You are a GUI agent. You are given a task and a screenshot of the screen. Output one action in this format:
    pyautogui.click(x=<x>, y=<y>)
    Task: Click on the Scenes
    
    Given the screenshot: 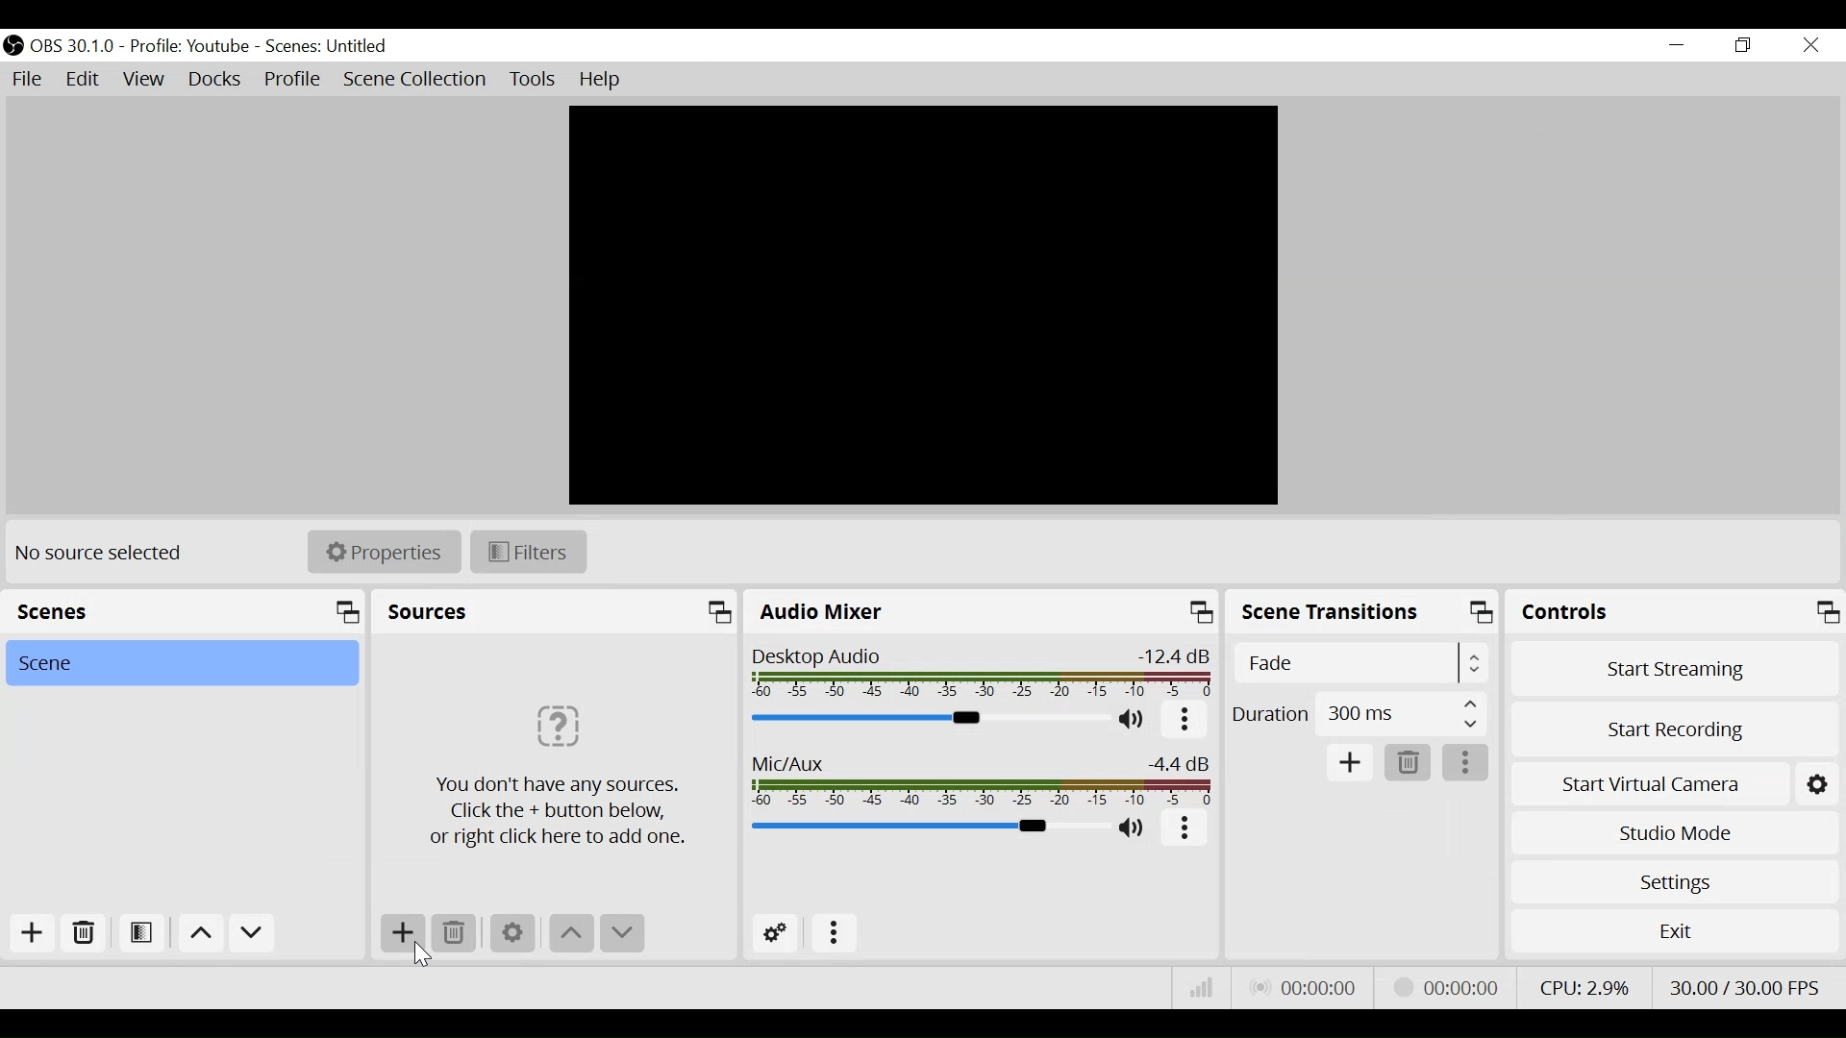 What is the action you would take?
    pyautogui.click(x=332, y=46)
    